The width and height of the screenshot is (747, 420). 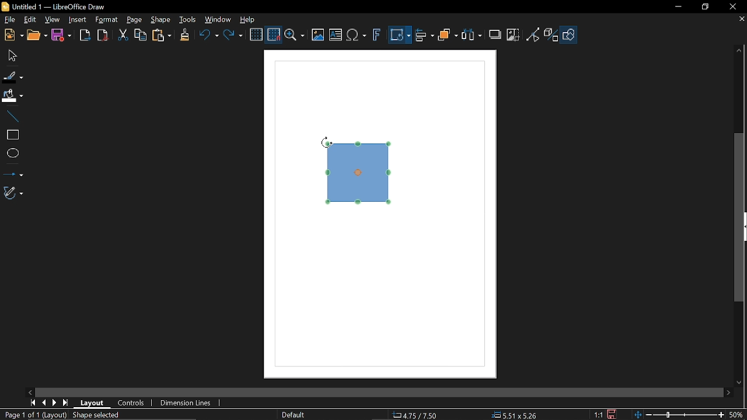 I want to click on Edit, so click(x=29, y=20).